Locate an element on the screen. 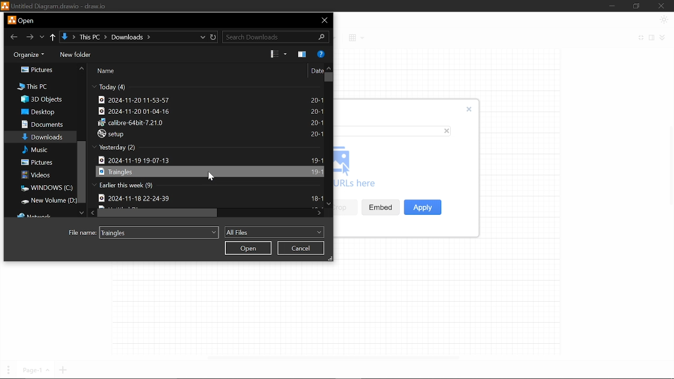 The width and height of the screenshot is (674, 379). Up to is located at coordinates (53, 37).